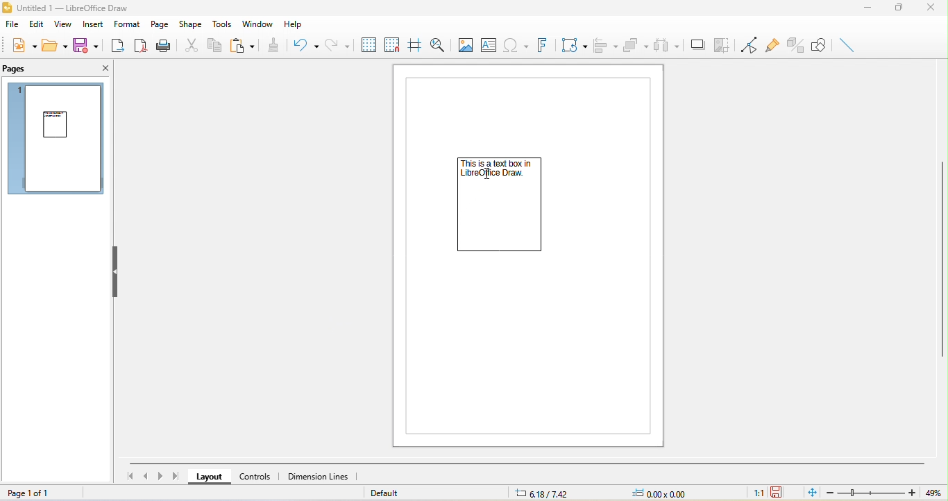 The height and width of the screenshot is (501, 948). Describe the element at coordinates (37, 25) in the screenshot. I see `edit` at that location.